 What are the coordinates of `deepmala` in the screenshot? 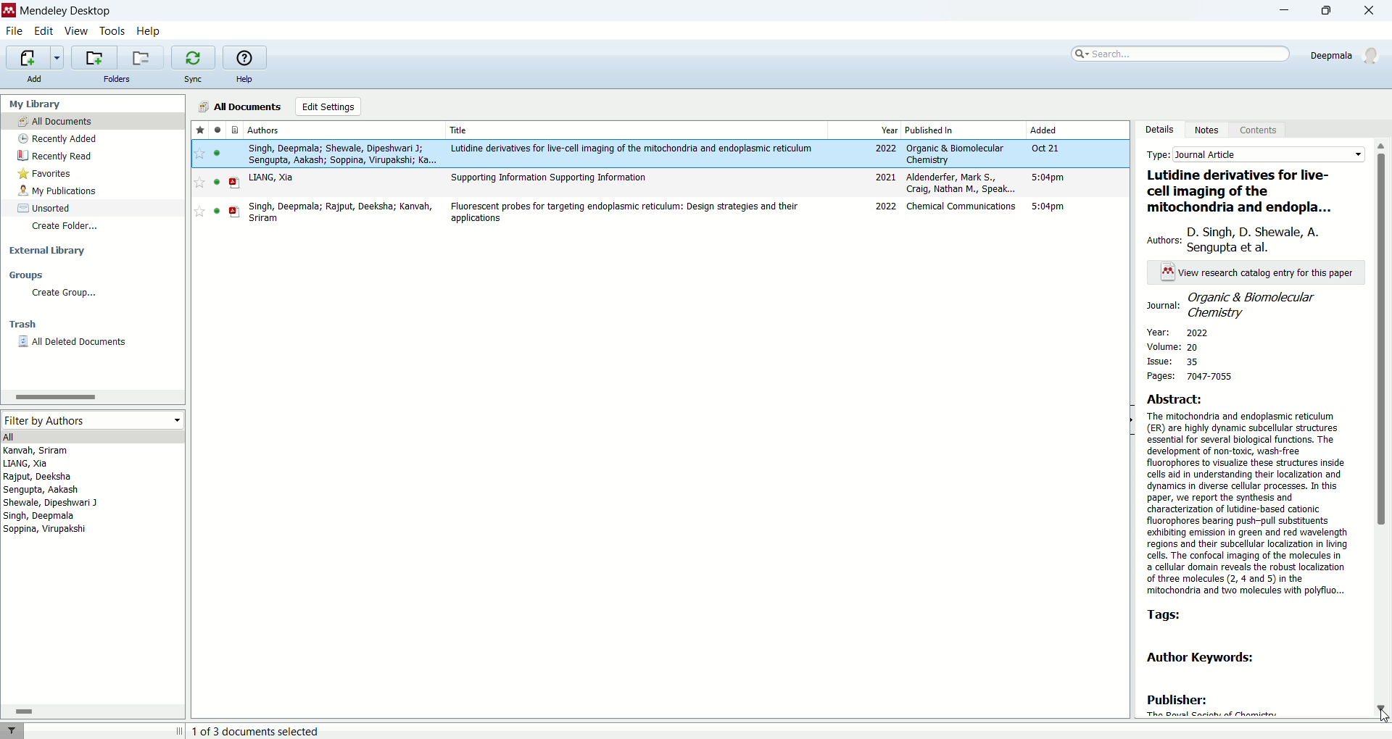 It's located at (1347, 55).